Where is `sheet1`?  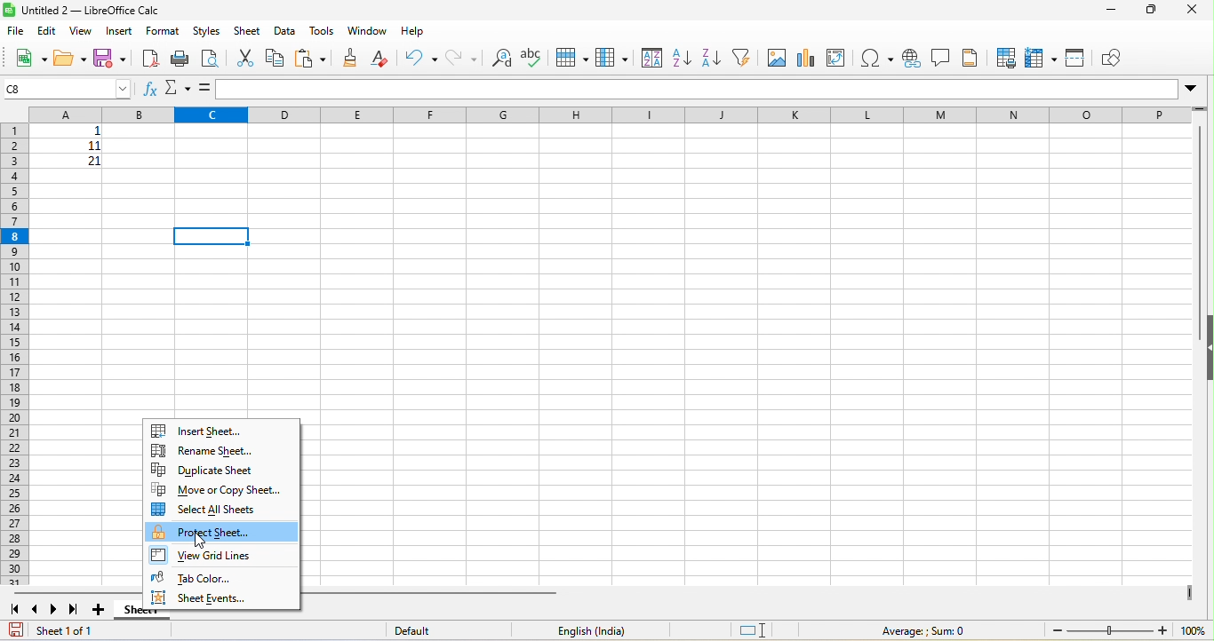 sheet1 is located at coordinates (131, 610).